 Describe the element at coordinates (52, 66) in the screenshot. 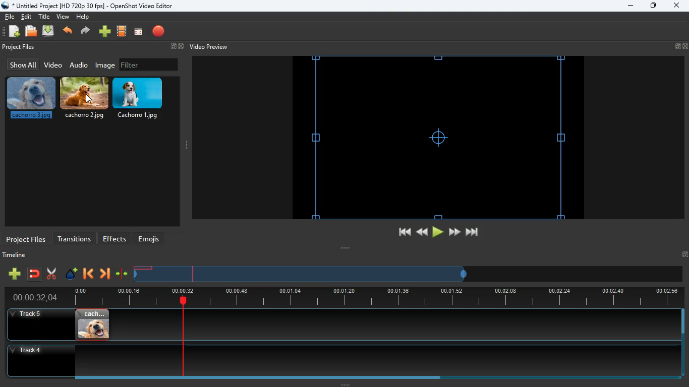

I see `video` at that location.